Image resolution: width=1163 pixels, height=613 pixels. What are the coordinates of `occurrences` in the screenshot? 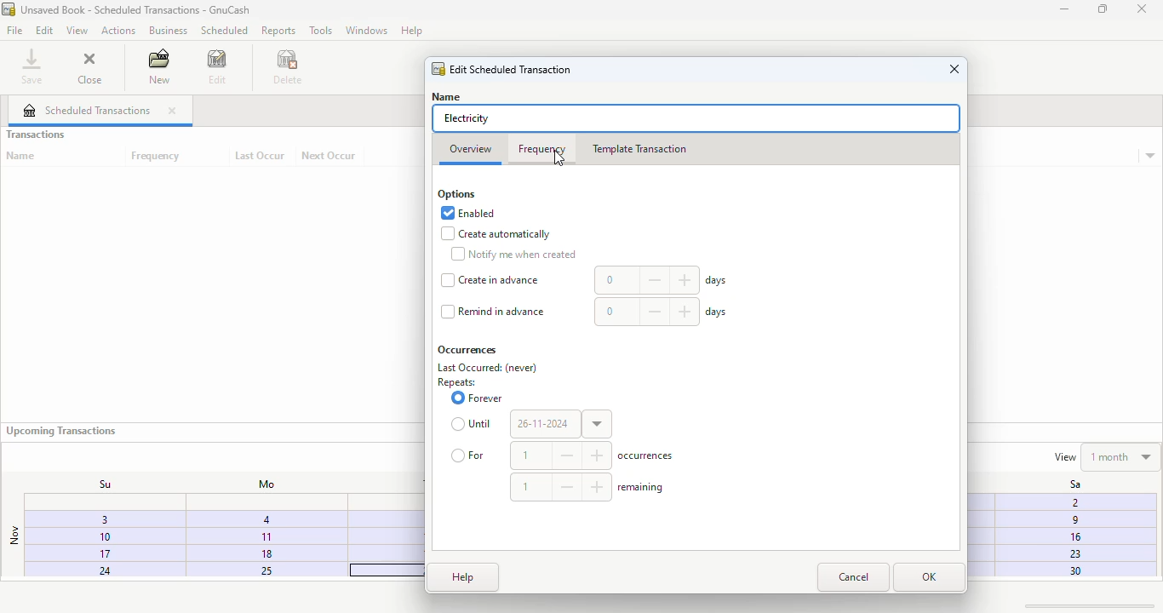 It's located at (467, 350).